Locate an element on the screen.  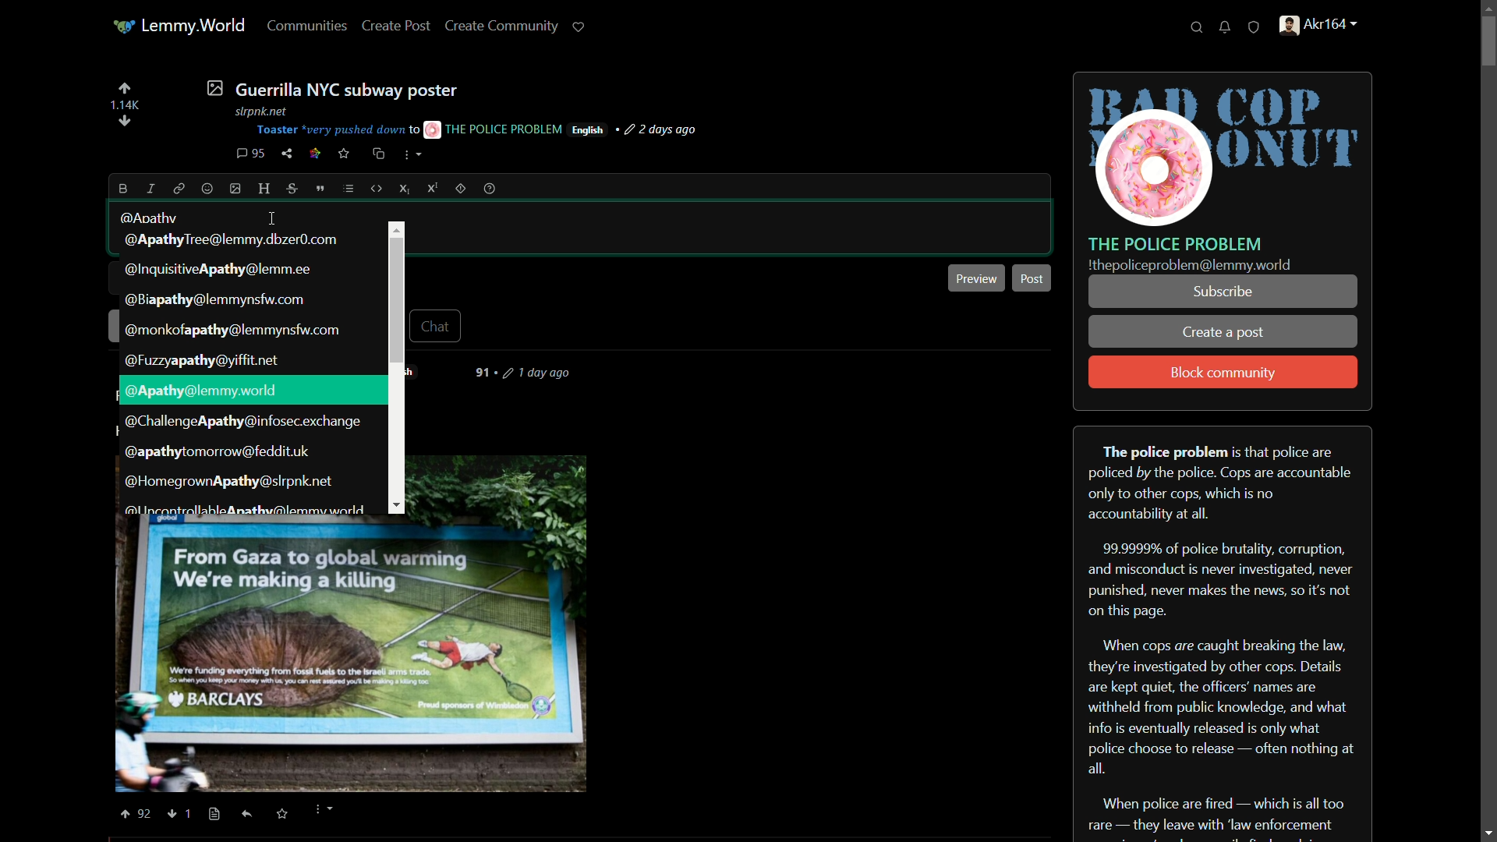
strikethrough is located at coordinates (294, 189).